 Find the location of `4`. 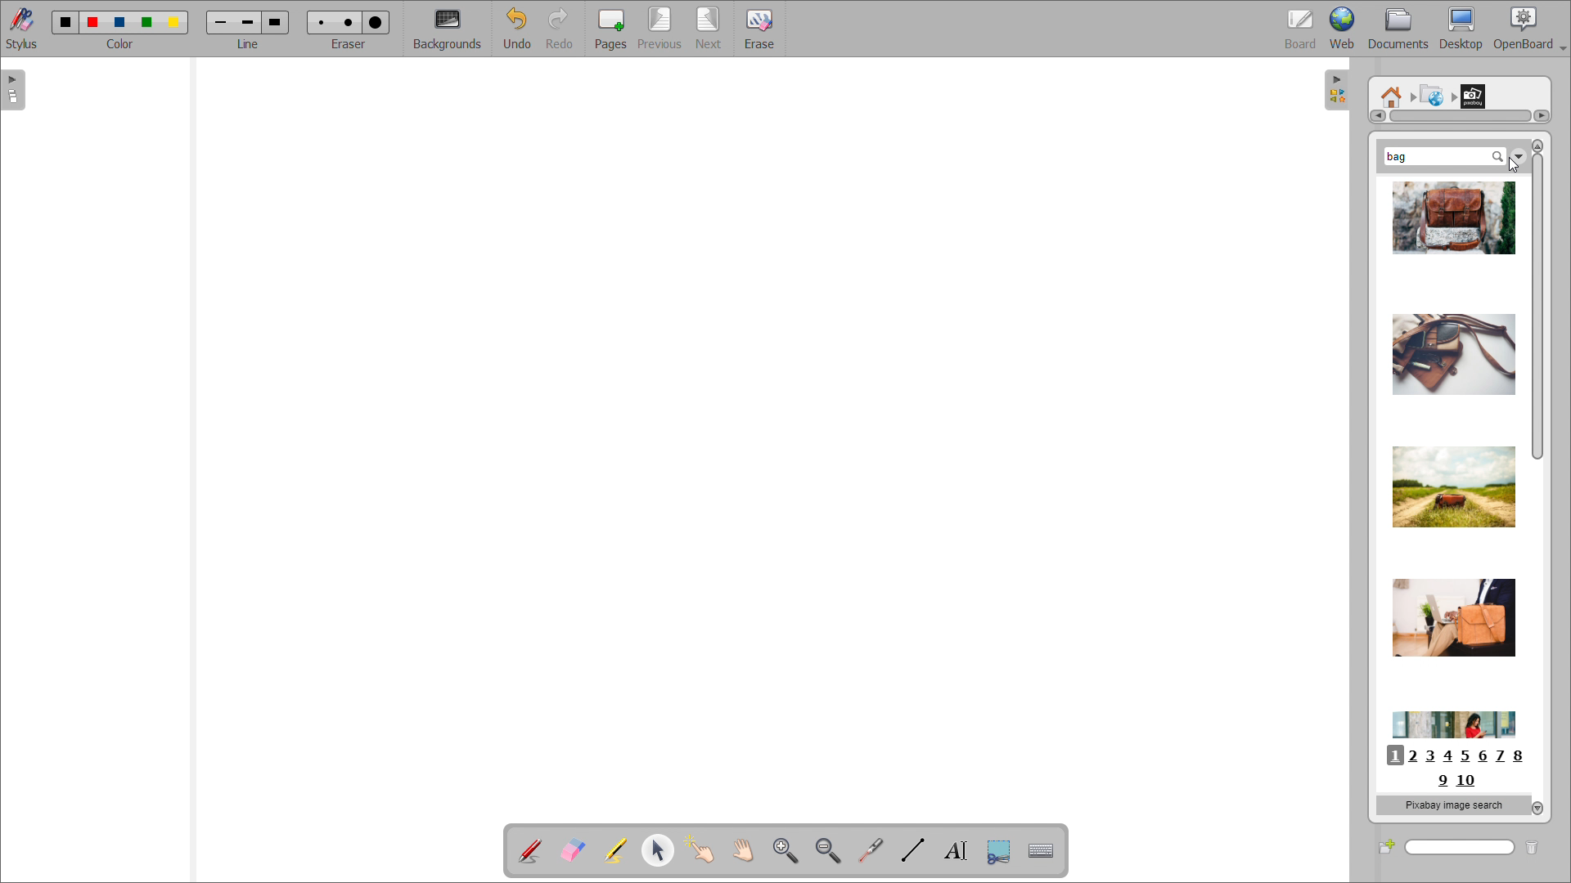

4 is located at coordinates (1452, 757).